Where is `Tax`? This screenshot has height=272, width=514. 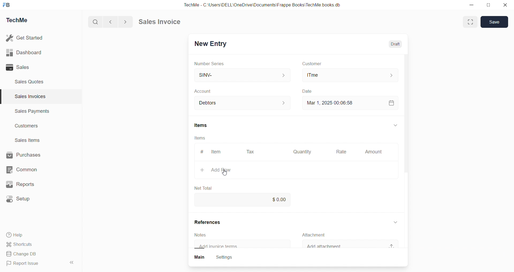
Tax is located at coordinates (251, 152).